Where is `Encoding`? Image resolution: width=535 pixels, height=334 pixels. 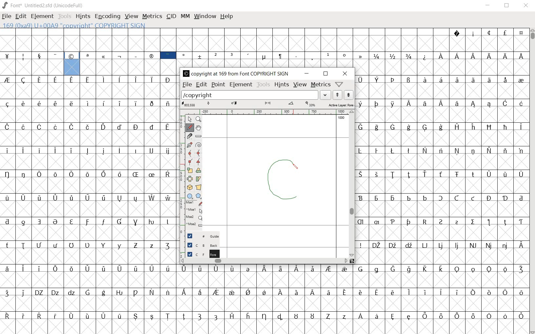 Encoding is located at coordinates (107, 16).